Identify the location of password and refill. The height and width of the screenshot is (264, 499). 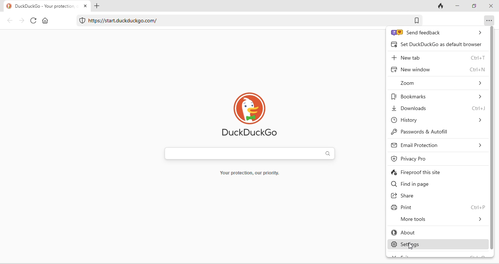
(430, 131).